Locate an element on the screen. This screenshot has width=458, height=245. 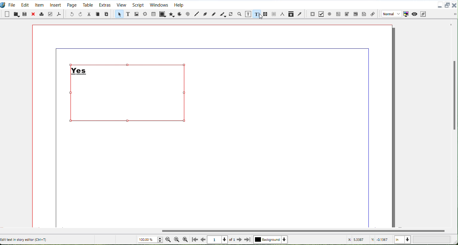
Vertical scroll bar is located at coordinates (453, 123).